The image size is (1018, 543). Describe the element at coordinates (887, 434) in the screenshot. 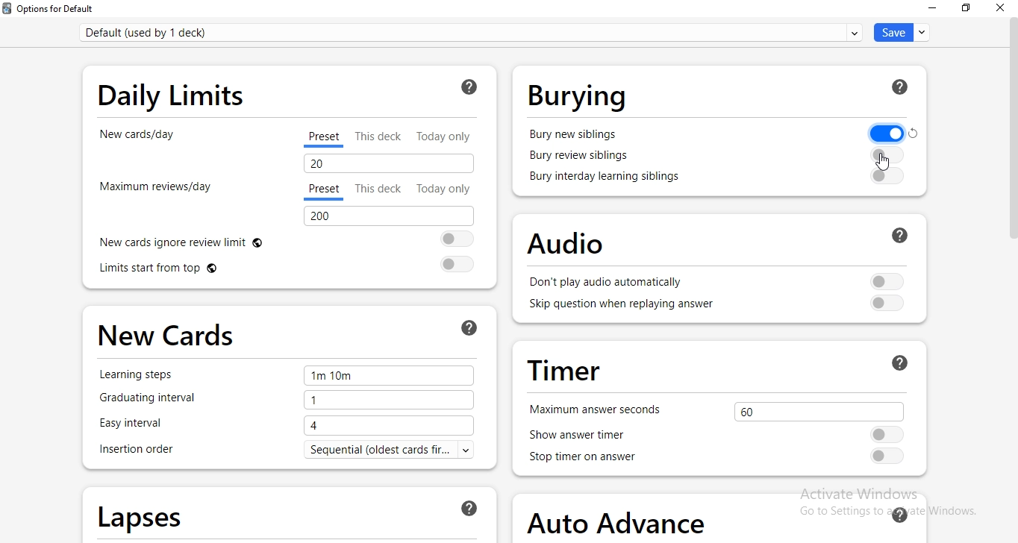

I see `Toggle` at that location.